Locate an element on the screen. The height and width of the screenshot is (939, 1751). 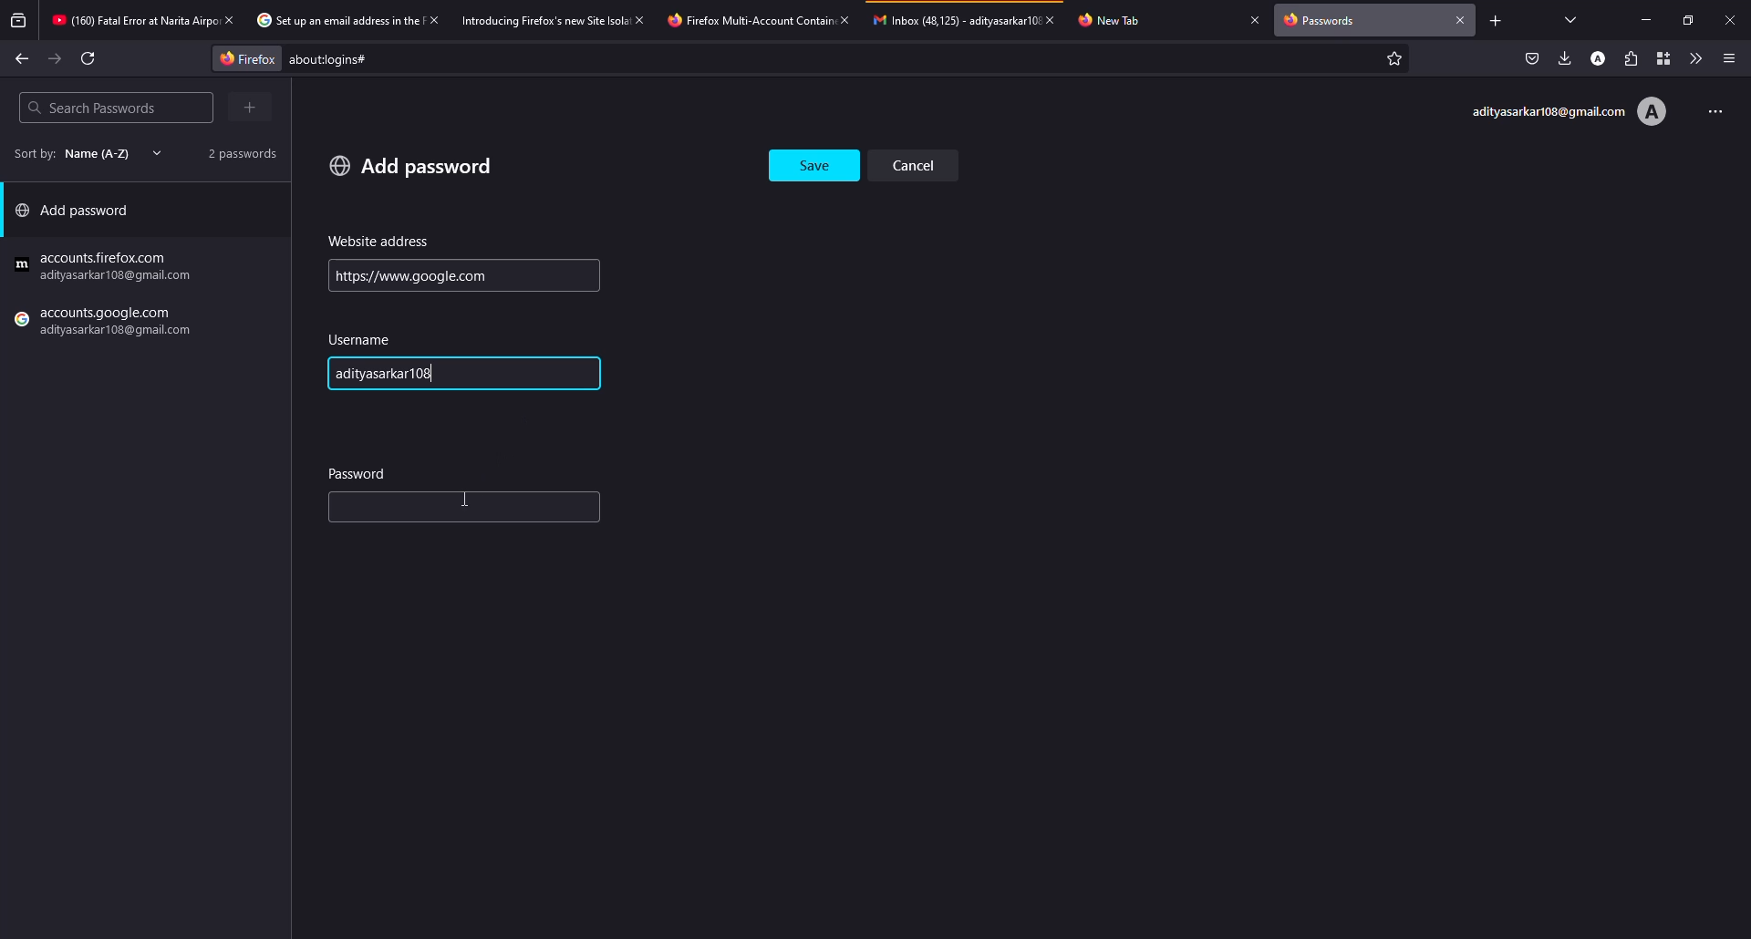
username is located at coordinates (399, 375).